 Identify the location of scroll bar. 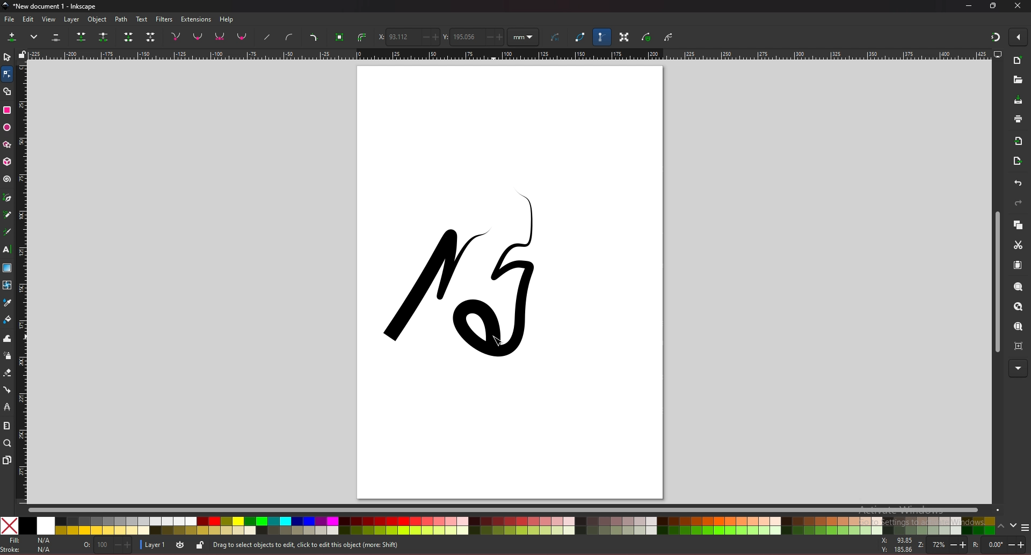
(996, 281).